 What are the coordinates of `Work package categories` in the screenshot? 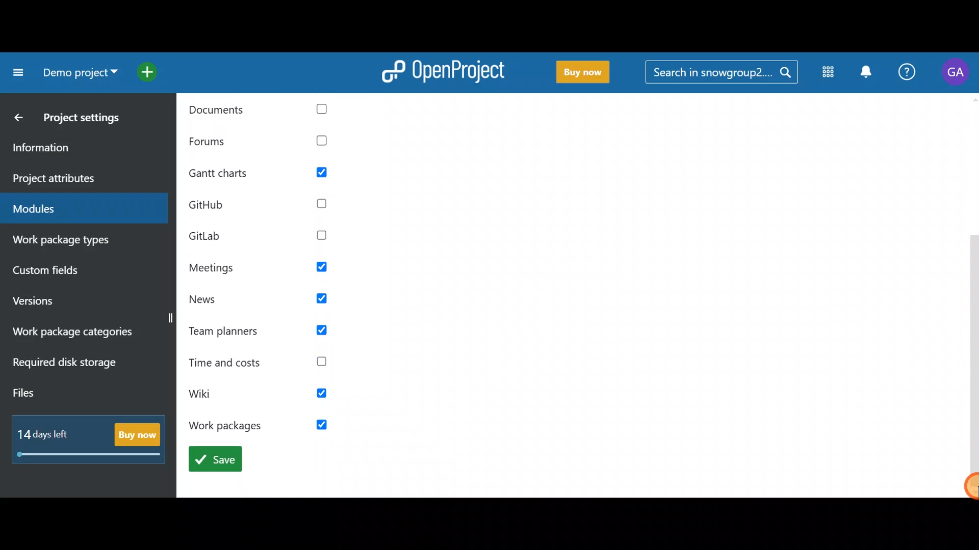 It's located at (82, 334).